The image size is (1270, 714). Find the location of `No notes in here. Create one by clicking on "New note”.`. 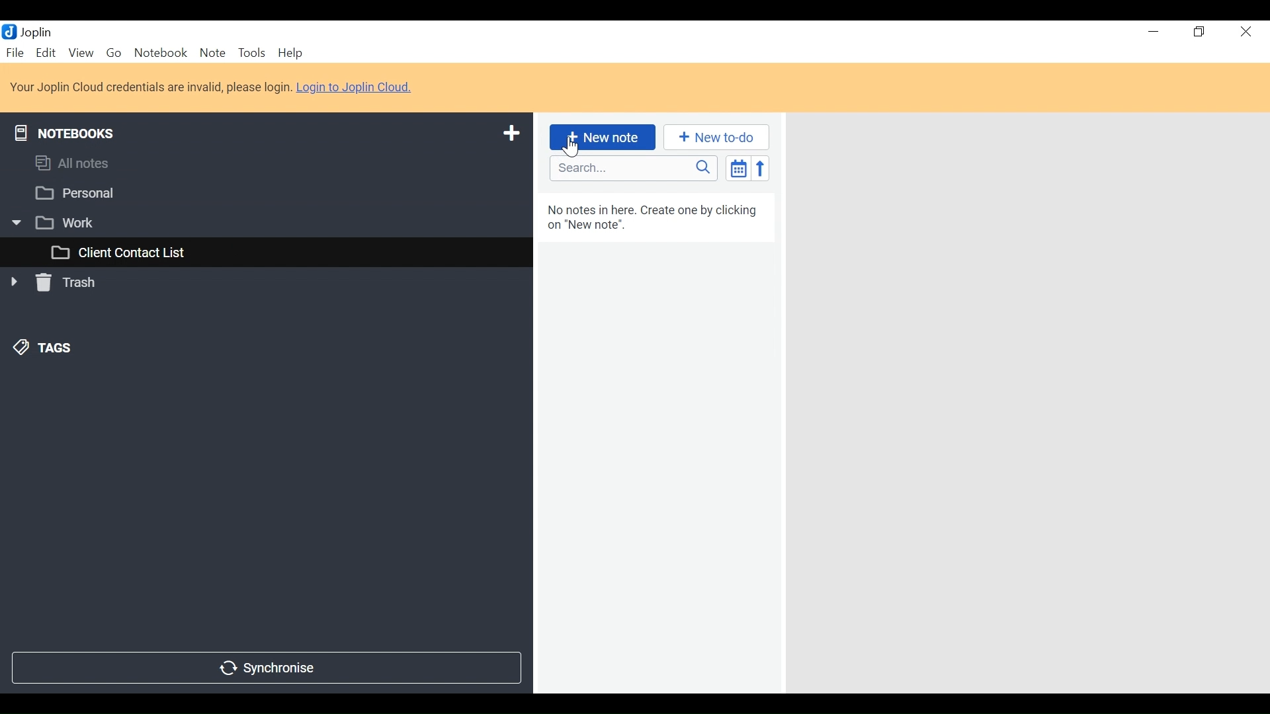

No notes in here. Create one by clicking on "New note”. is located at coordinates (656, 220).